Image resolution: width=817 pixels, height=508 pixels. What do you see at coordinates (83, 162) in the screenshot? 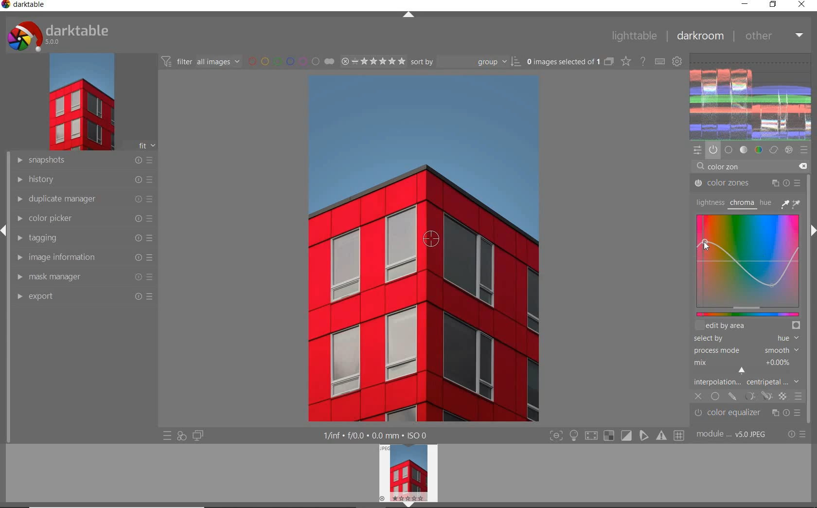
I see `snapshots` at bounding box center [83, 162].